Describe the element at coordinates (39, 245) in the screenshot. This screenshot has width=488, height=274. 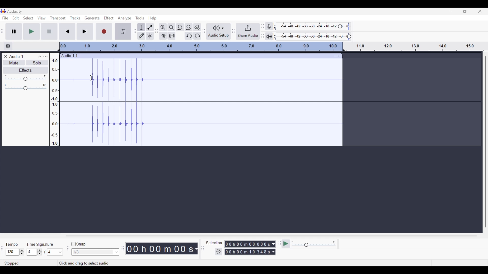
I see `time signature` at that location.